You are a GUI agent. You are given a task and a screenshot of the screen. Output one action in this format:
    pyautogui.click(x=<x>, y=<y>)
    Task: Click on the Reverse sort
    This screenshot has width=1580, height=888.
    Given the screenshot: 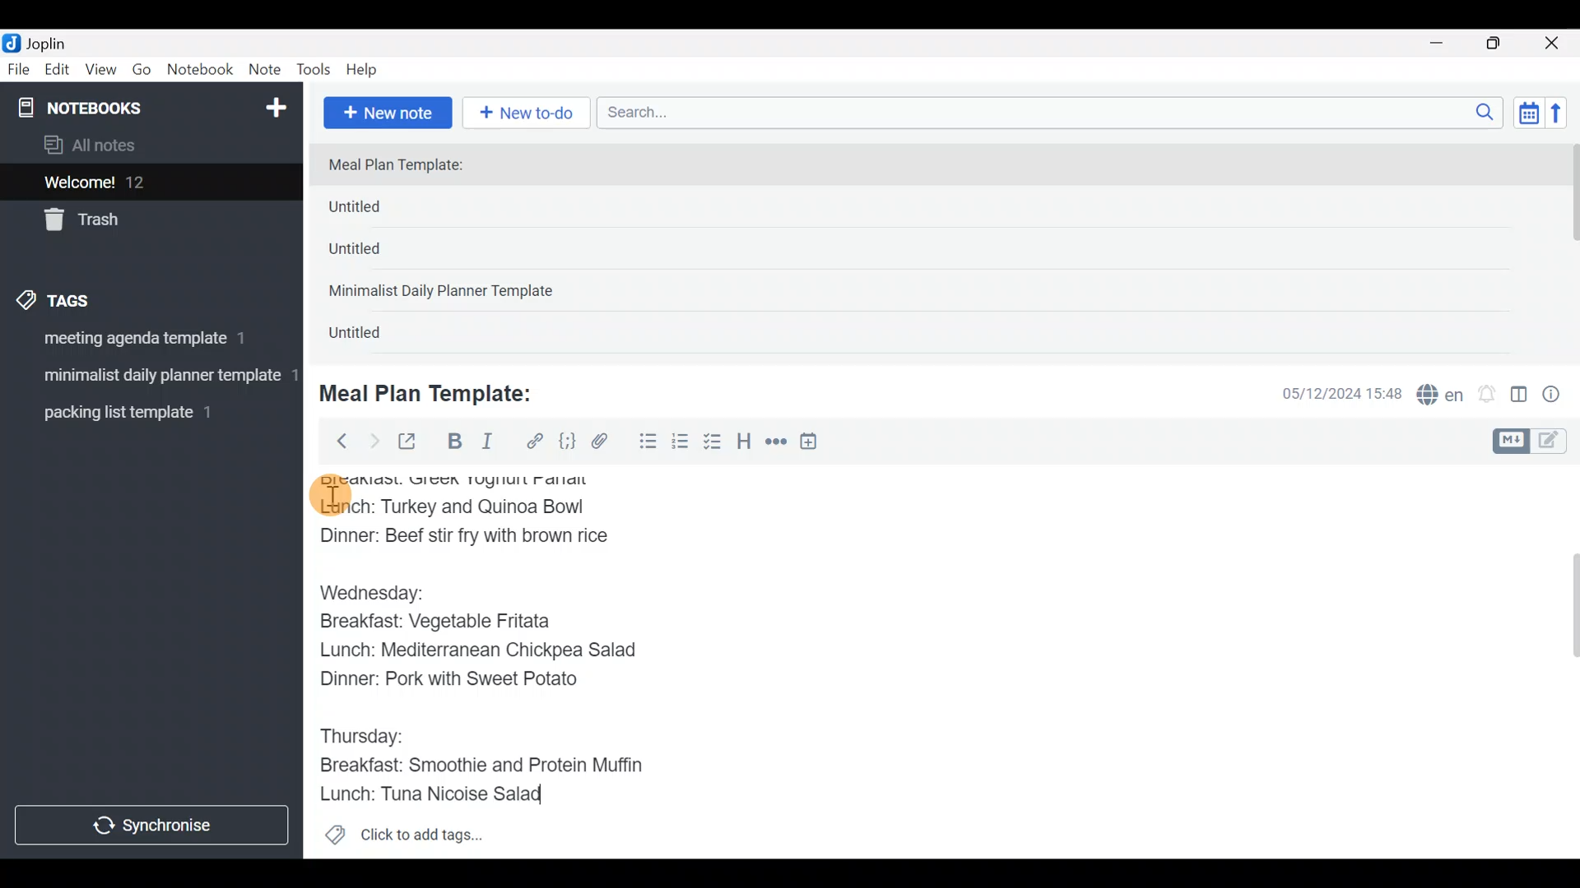 What is the action you would take?
    pyautogui.click(x=1564, y=118)
    